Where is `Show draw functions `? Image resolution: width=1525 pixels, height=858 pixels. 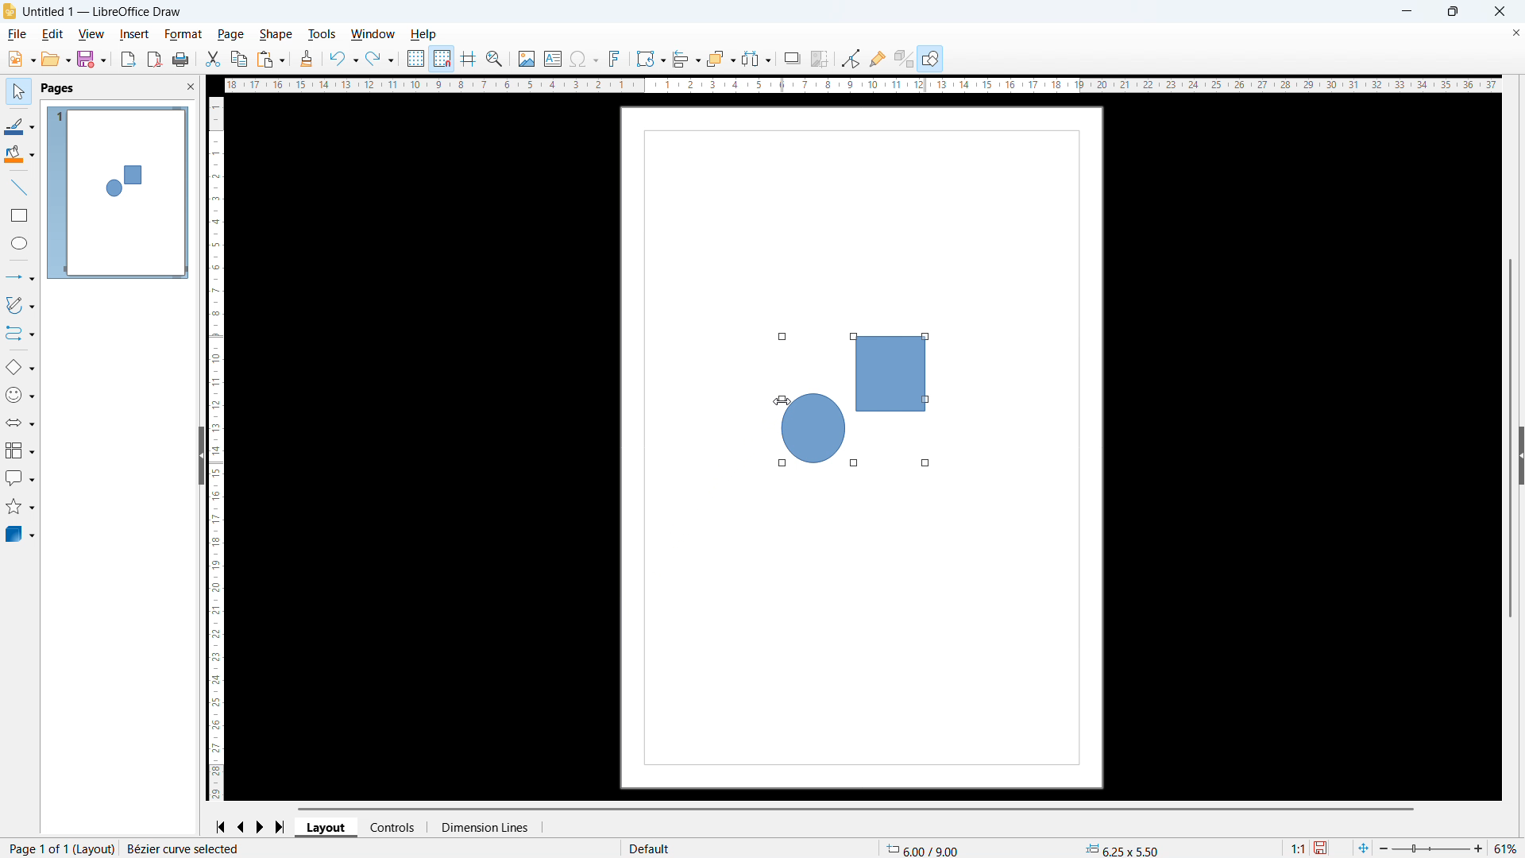
Show draw functions  is located at coordinates (931, 58).